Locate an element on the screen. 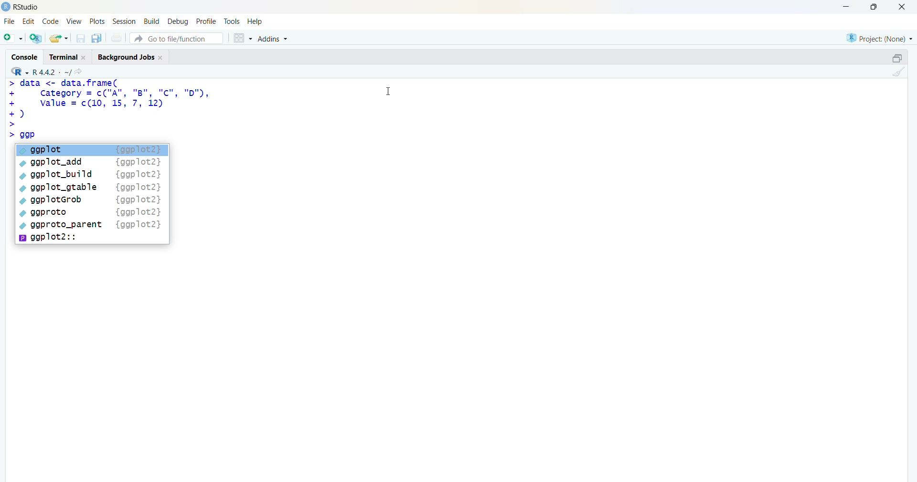  tools is located at coordinates (233, 21).